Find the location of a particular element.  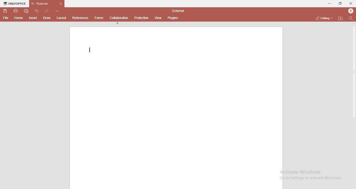

draw is located at coordinates (47, 18).